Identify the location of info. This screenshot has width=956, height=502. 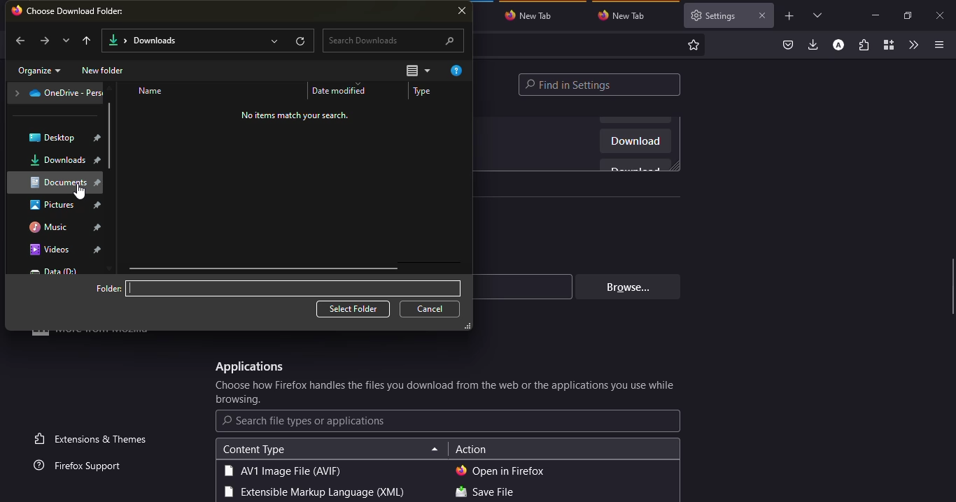
(295, 115).